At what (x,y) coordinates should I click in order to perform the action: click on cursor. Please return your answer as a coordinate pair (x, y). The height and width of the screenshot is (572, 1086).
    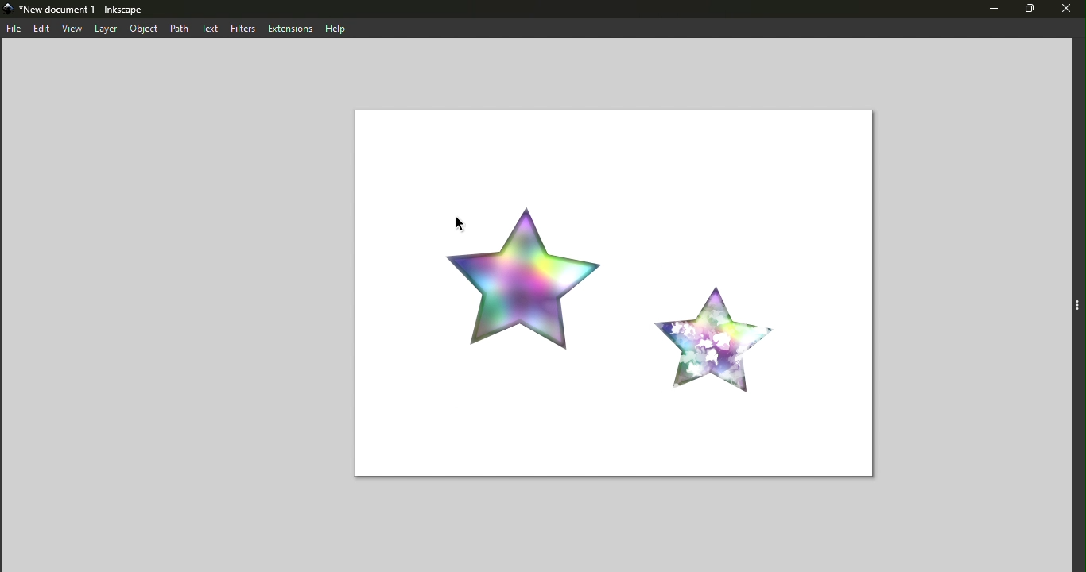
    Looking at the image, I should click on (463, 223).